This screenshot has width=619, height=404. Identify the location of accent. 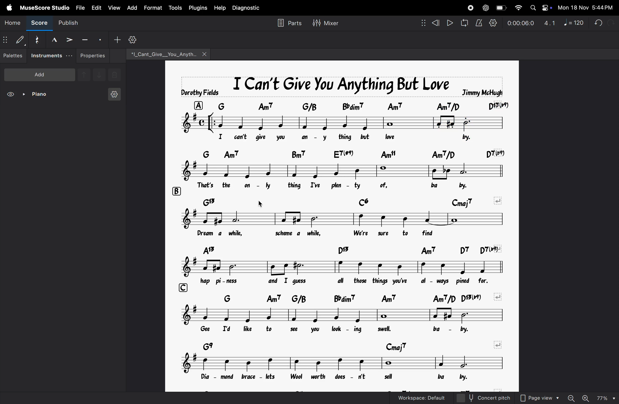
(69, 39).